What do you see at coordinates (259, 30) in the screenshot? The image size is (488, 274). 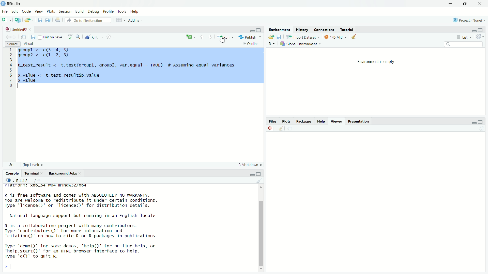 I see `maximise` at bounding box center [259, 30].